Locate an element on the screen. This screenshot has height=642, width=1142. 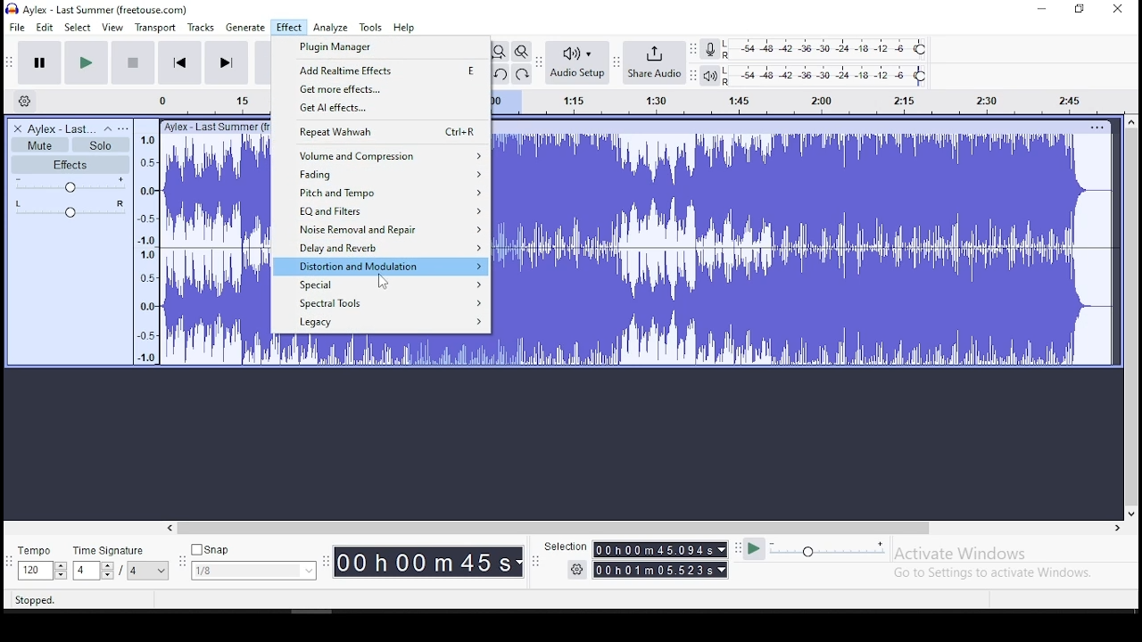
effect is located at coordinates (290, 28).